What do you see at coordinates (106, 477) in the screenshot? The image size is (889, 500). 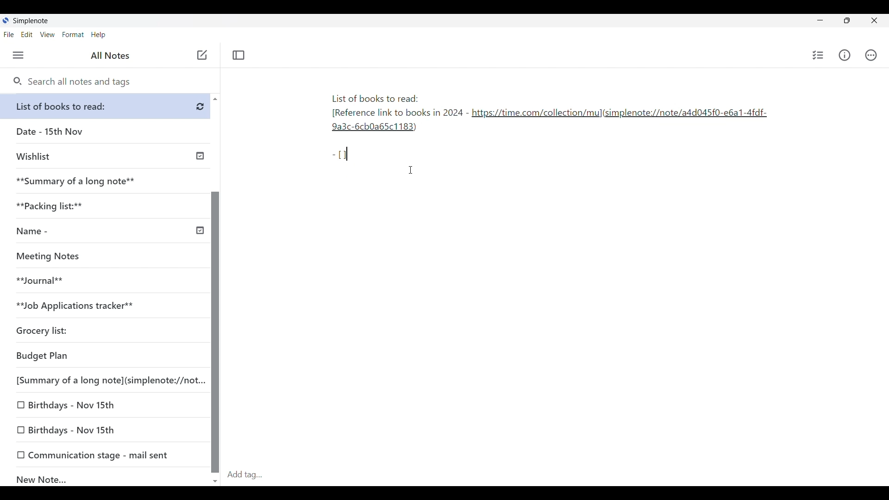 I see `New Note...` at bounding box center [106, 477].